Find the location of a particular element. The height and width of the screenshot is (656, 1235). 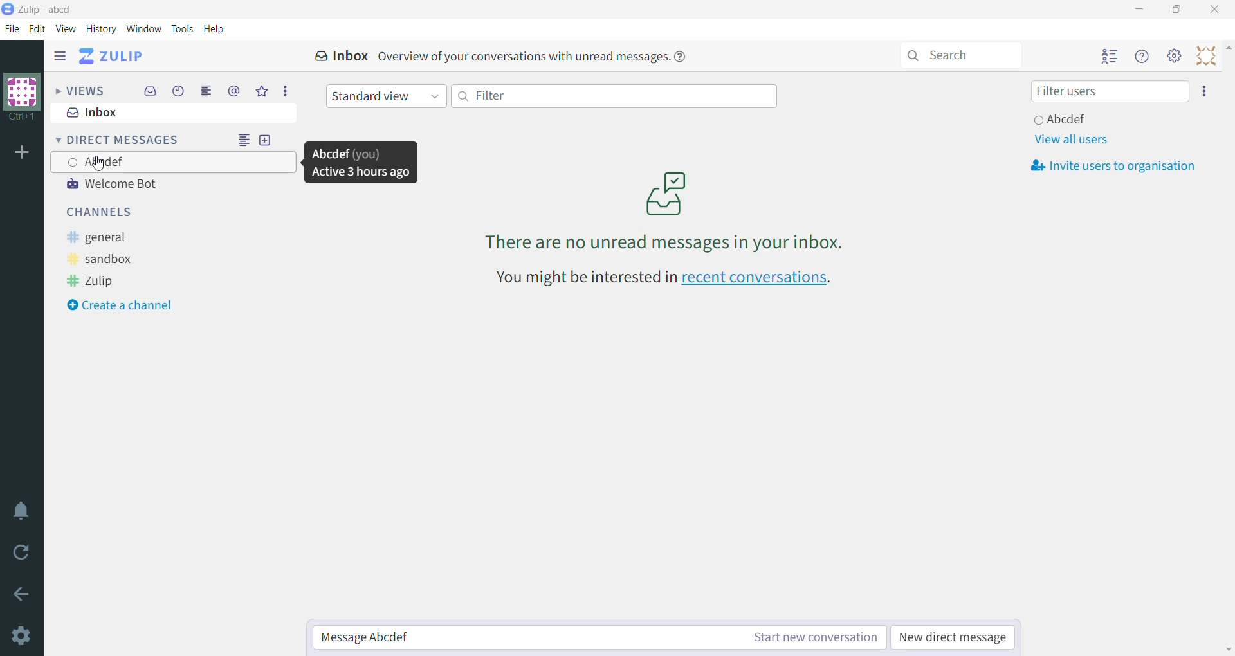

There are no unread messages in you rinbox is located at coordinates (661, 207).